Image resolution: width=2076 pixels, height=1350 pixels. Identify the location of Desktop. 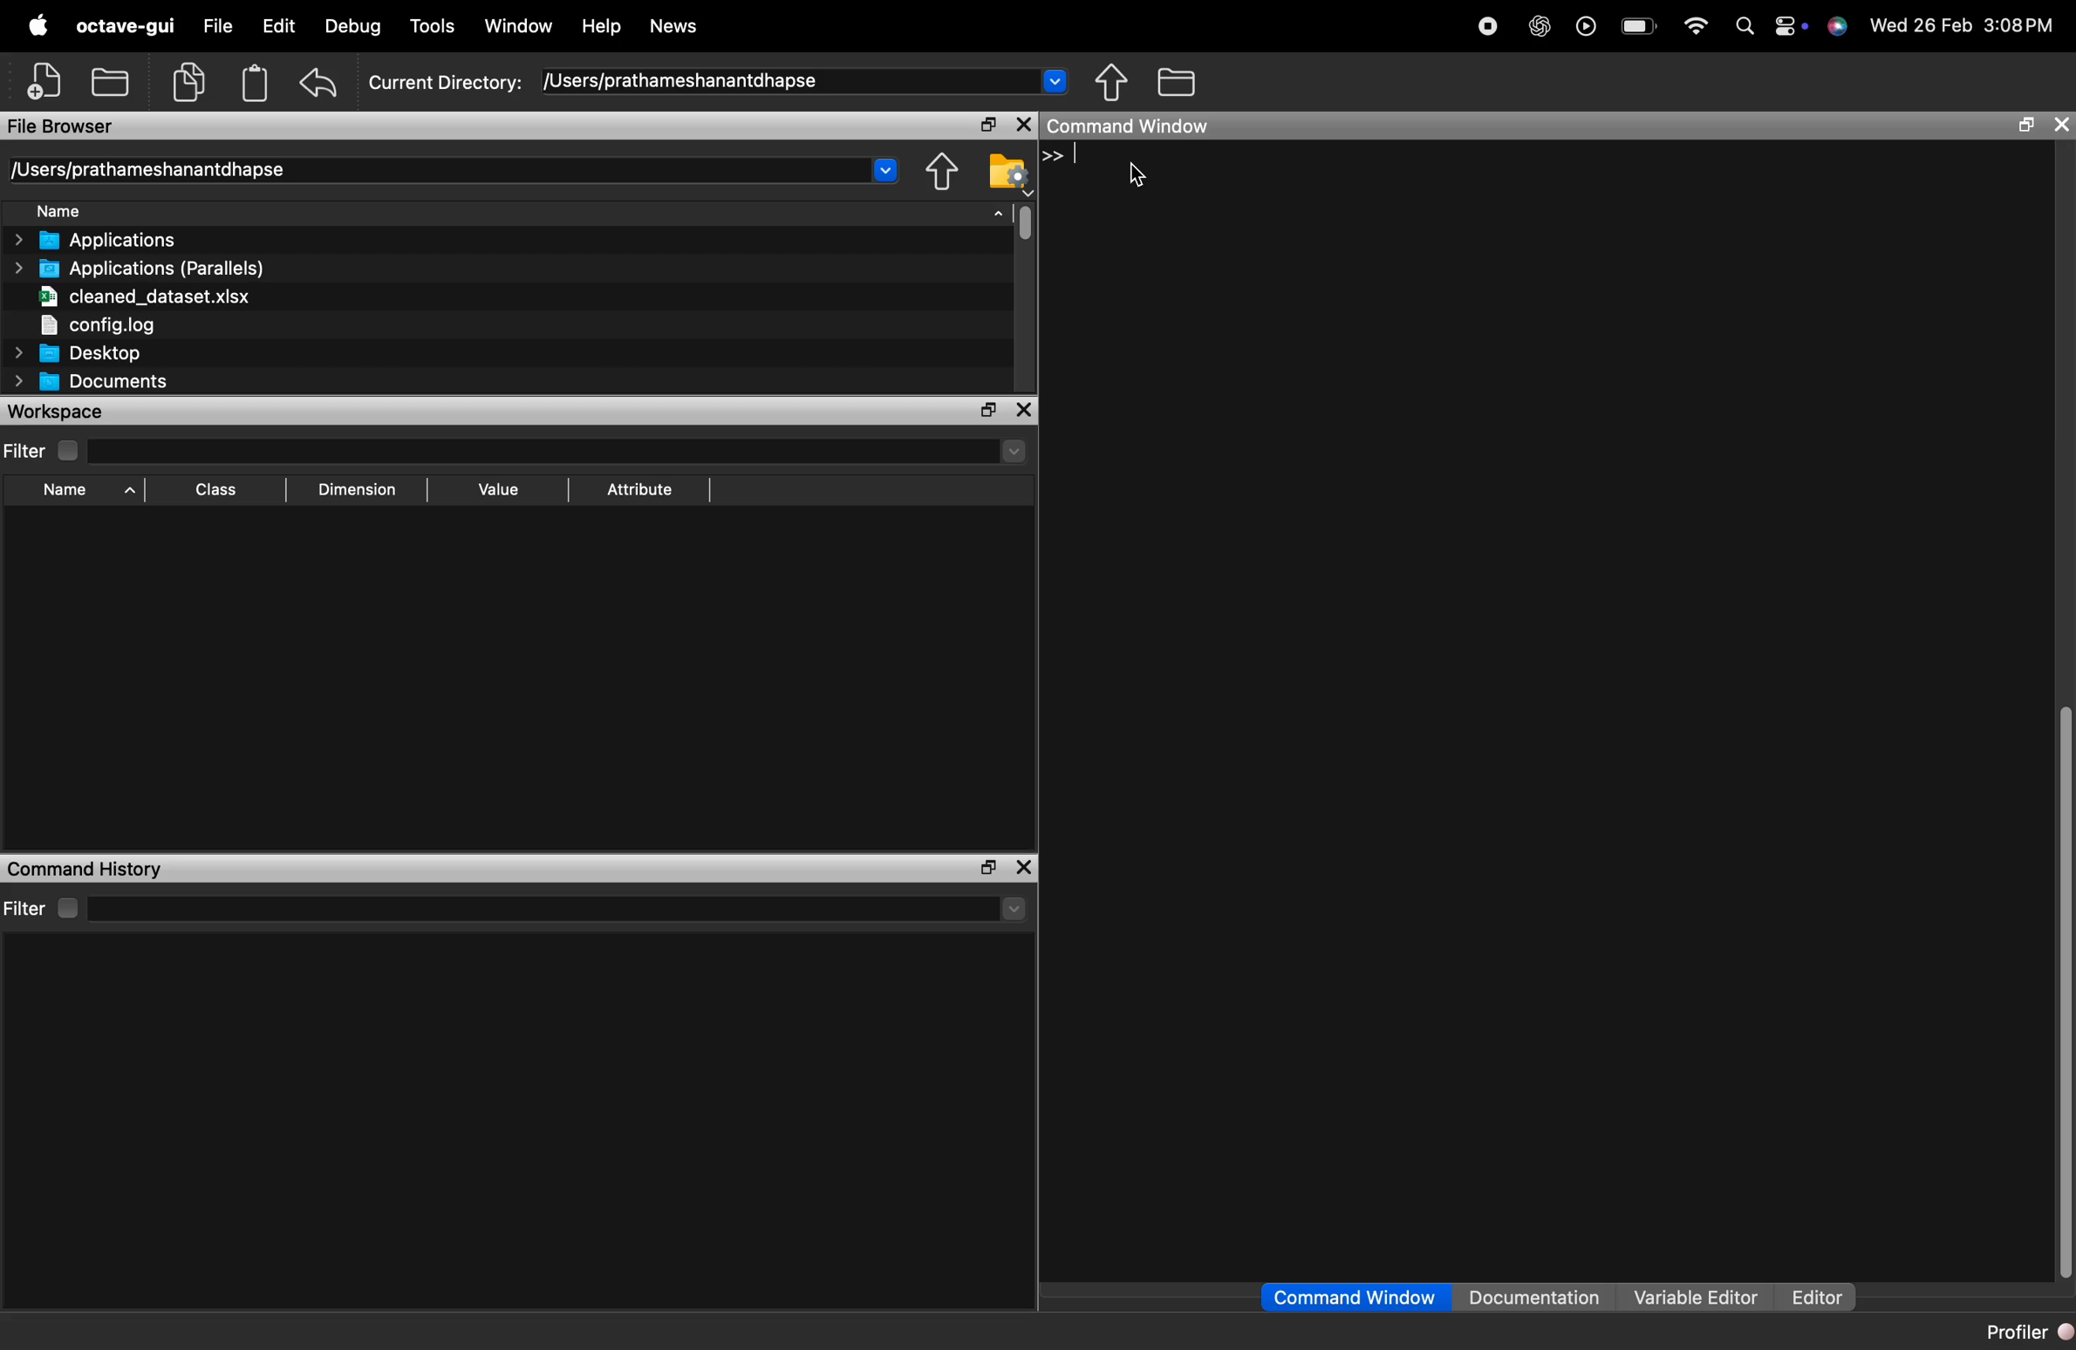
(116, 354).